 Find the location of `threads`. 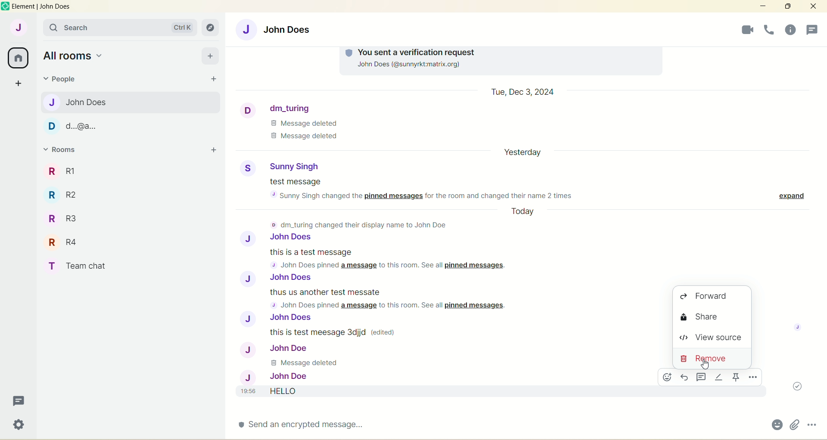

threads is located at coordinates (789, 30).